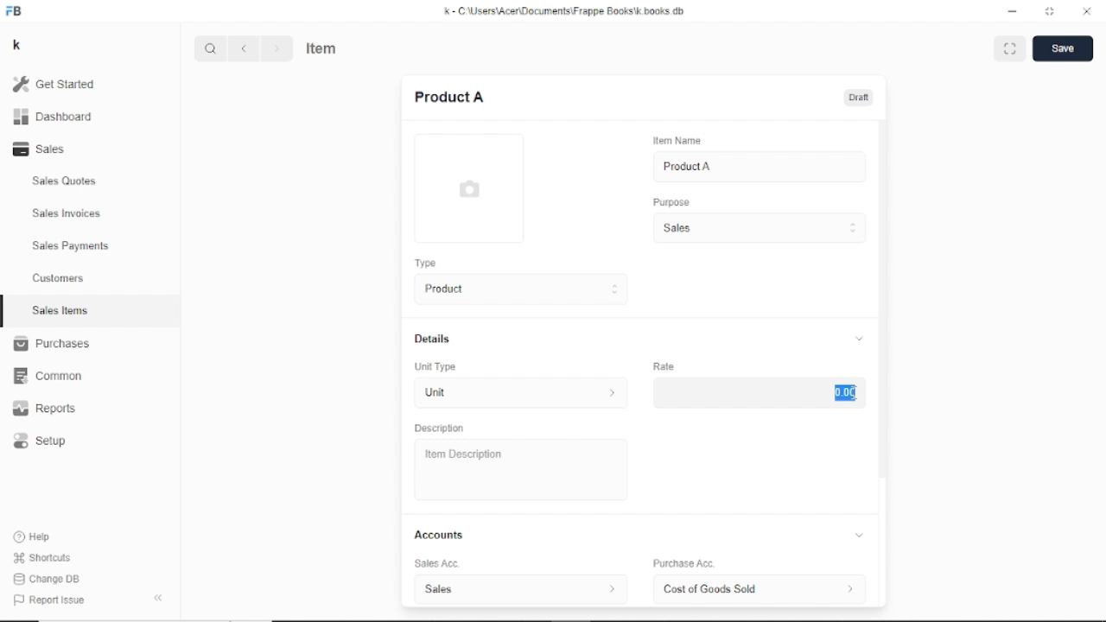  What do you see at coordinates (568, 11) in the screenshot?
I see `K -C\Users\Acer\Documents\ Frappe Books\k books db` at bounding box center [568, 11].